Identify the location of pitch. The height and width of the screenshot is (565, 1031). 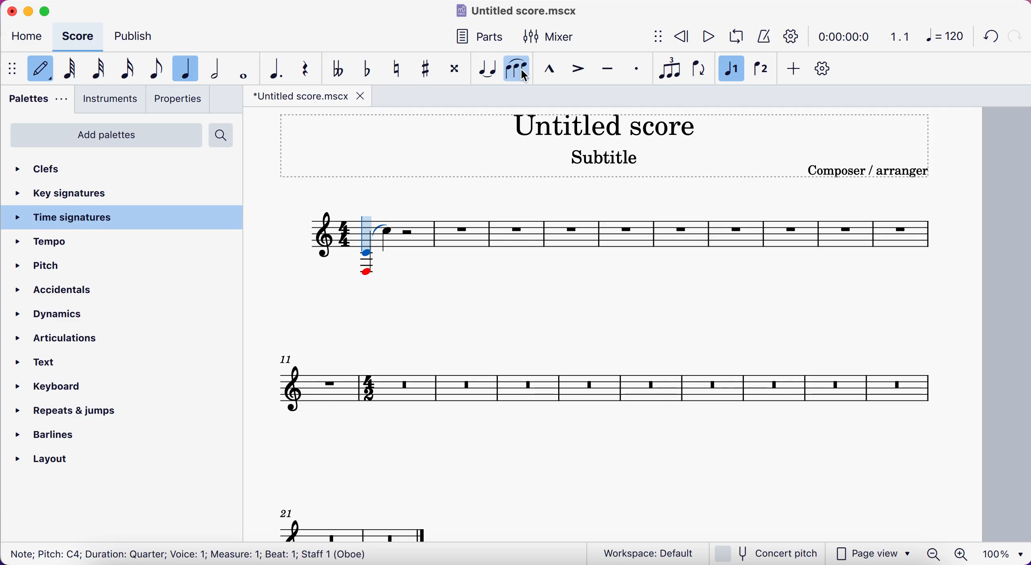
(43, 267).